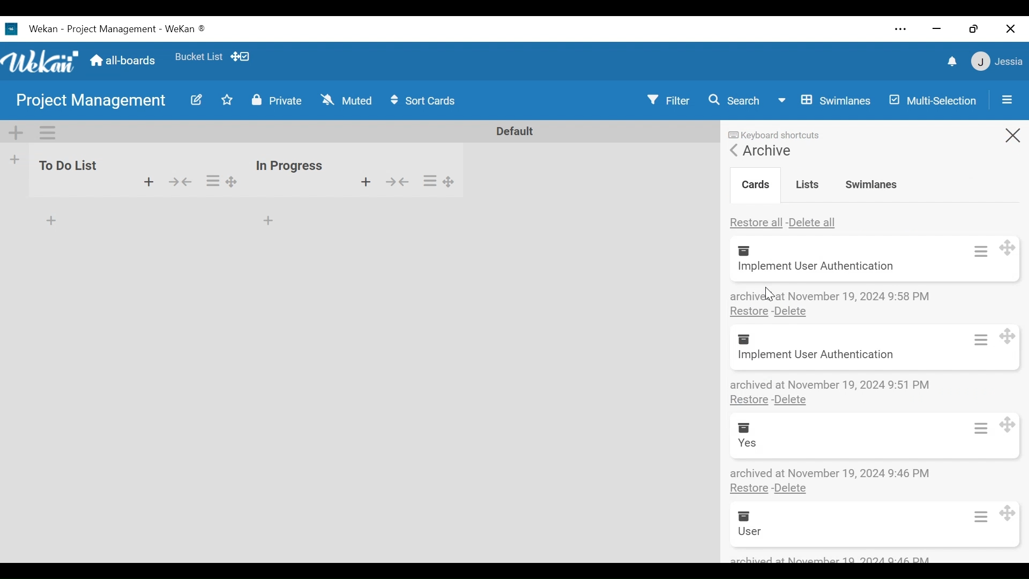 The width and height of the screenshot is (1029, 579). I want to click on Swimlane actions, so click(48, 133).